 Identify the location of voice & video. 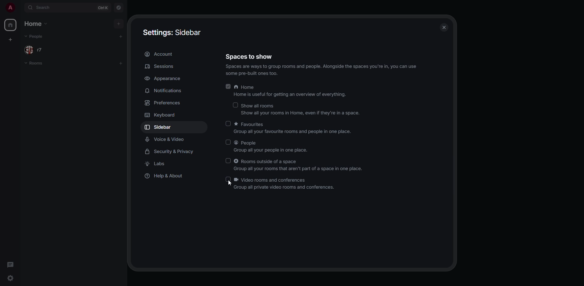
(166, 140).